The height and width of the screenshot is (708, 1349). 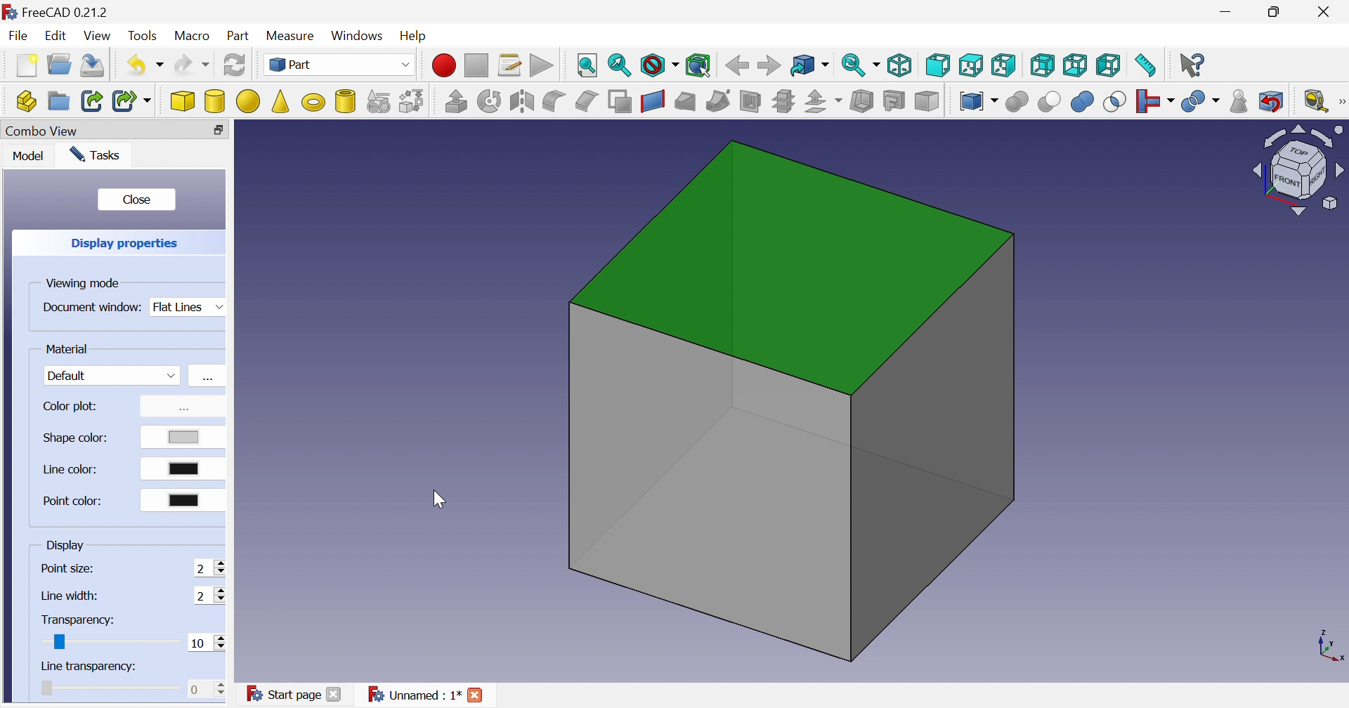 I want to click on Compound tools, so click(x=980, y=102).